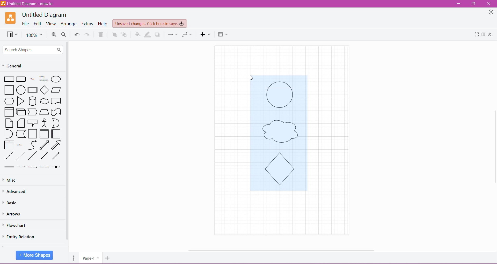  I want to click on Zoom In, so click(54, 35).